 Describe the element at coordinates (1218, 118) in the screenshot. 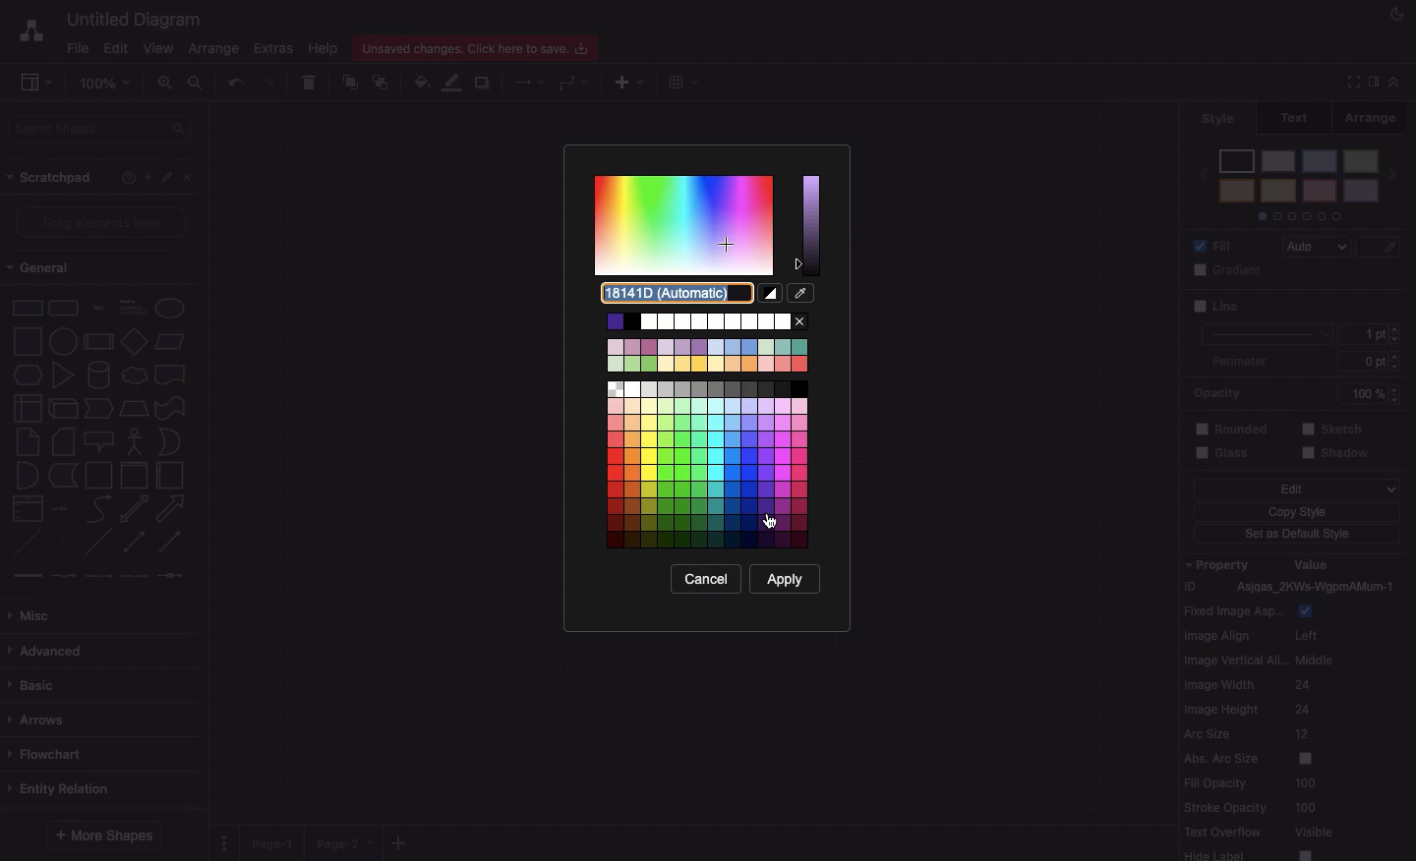

I see `style` at that location.